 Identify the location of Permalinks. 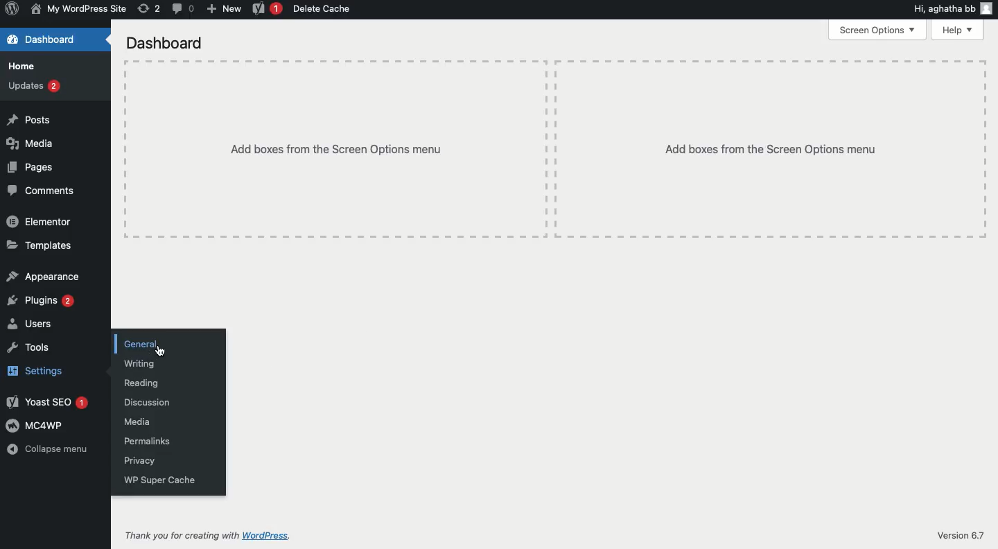
(144, 441).